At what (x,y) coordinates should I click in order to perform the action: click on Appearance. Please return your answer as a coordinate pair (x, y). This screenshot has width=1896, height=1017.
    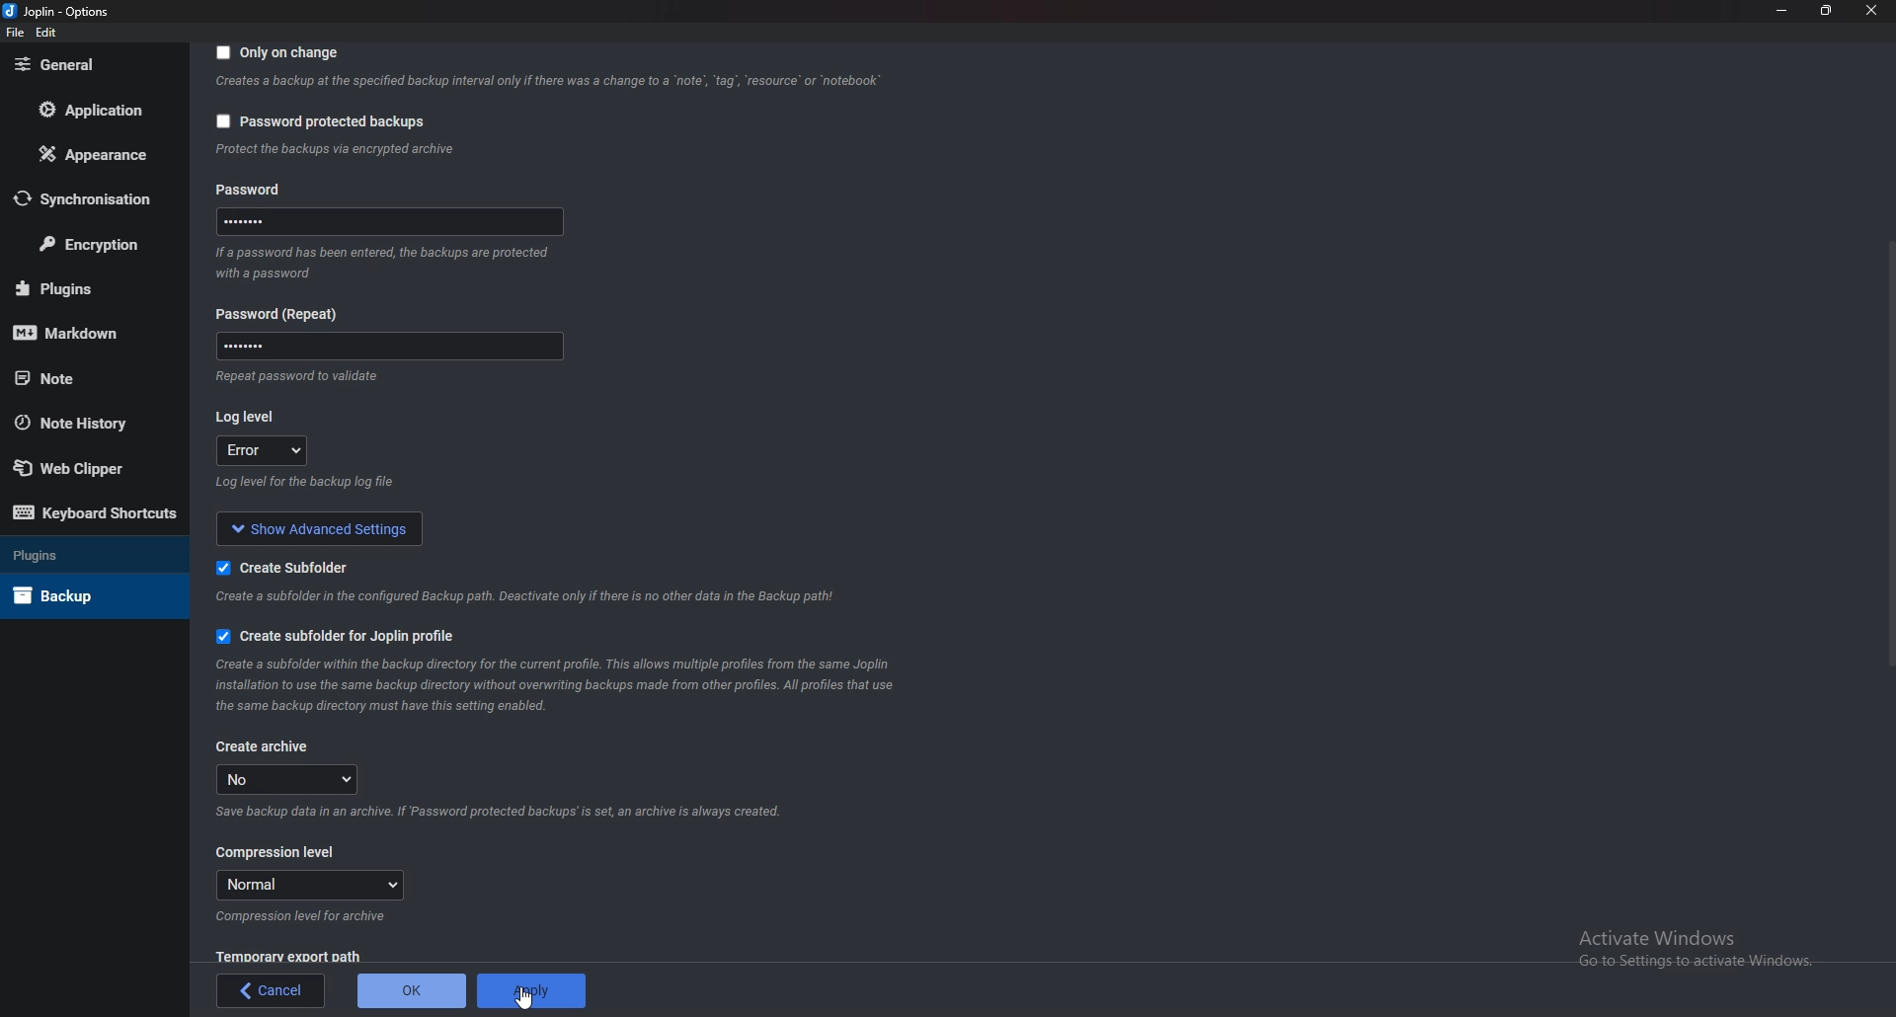
    Looking at the image, I should click on (88, 156).